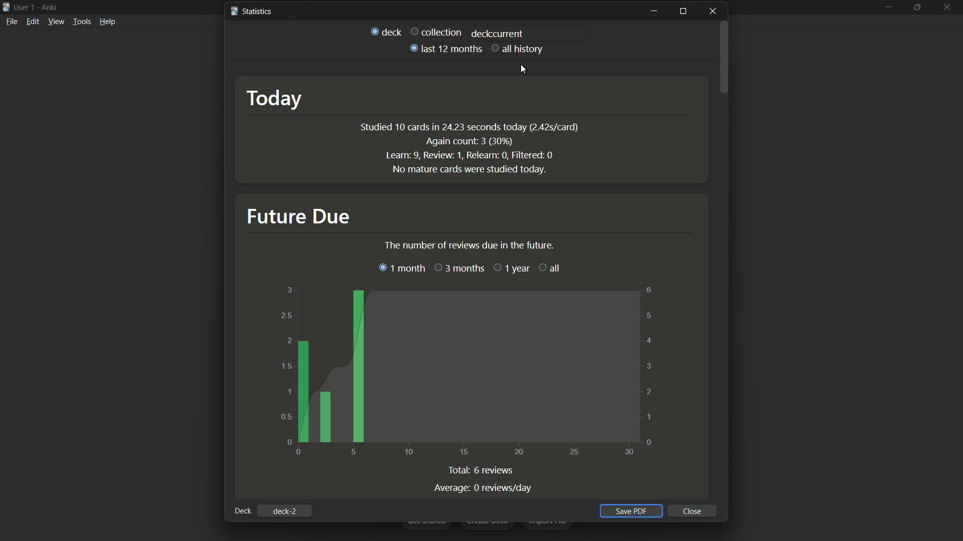 The image size is (963, 541). Describe the element at coordinates (633, 510) in the screenshot. I see `Save PDF` at that location.